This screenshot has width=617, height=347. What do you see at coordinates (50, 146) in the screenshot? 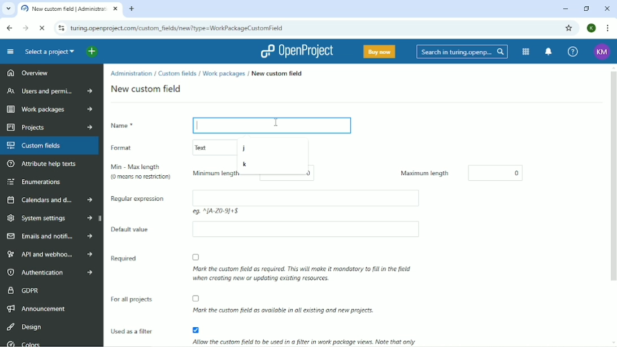
I see `Custom fields` at bounding box center [50, 146].